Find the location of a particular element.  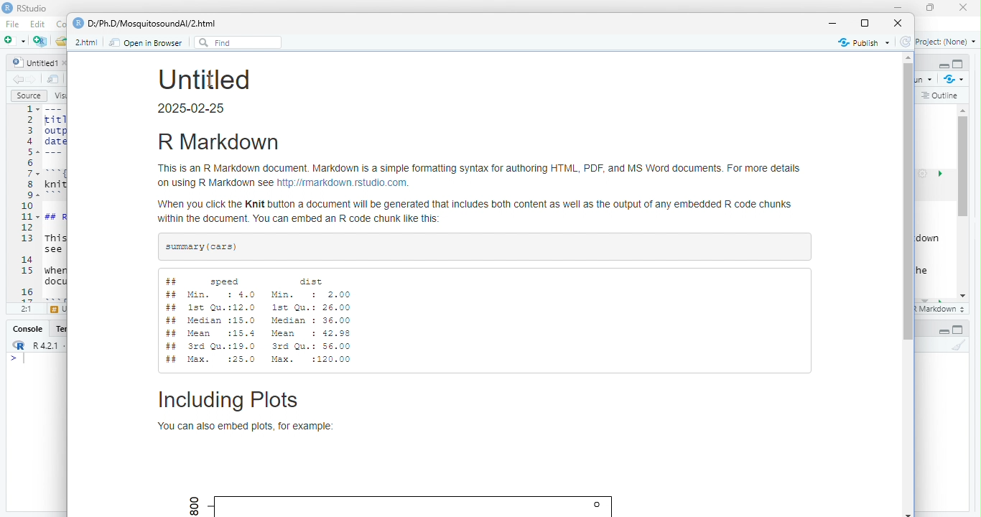

R Markdown is located at coordinates (942, 309).